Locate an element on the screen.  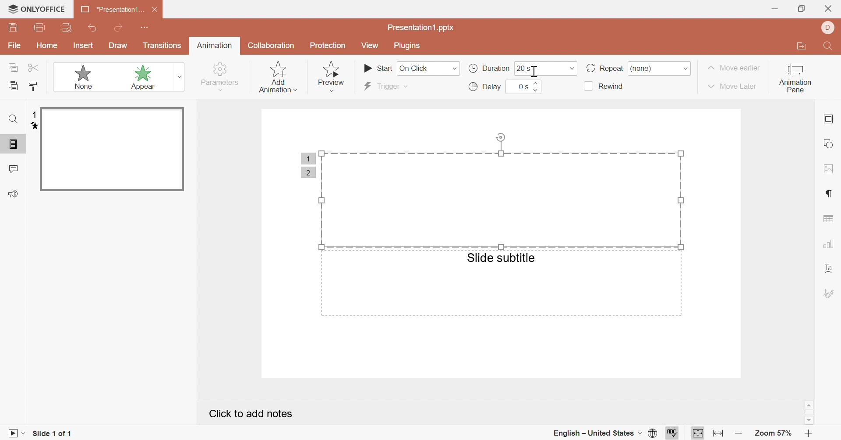
slide is located at coordinates (14, 145).